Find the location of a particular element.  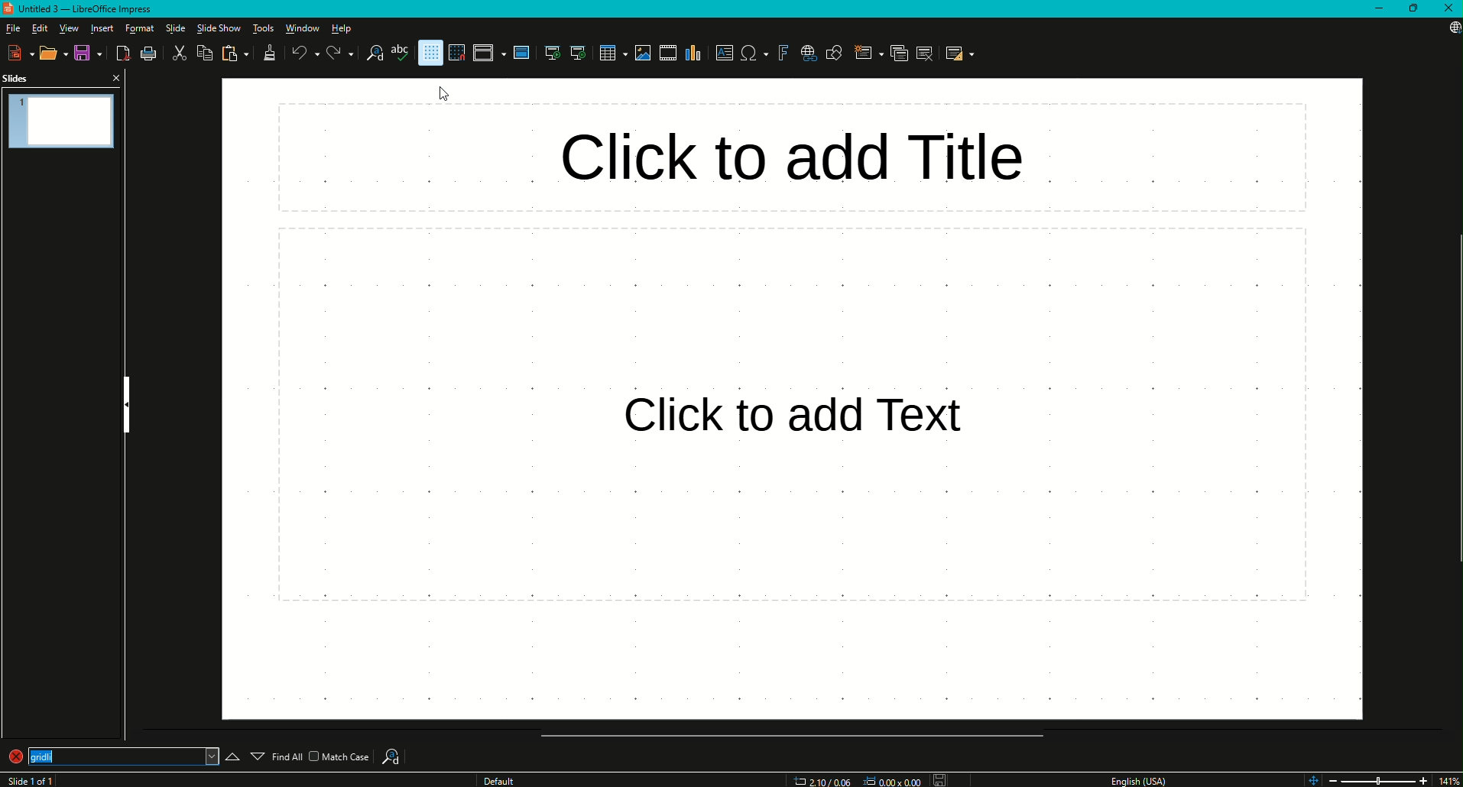

Insert fontwork text is located at coordinates (780, 54).